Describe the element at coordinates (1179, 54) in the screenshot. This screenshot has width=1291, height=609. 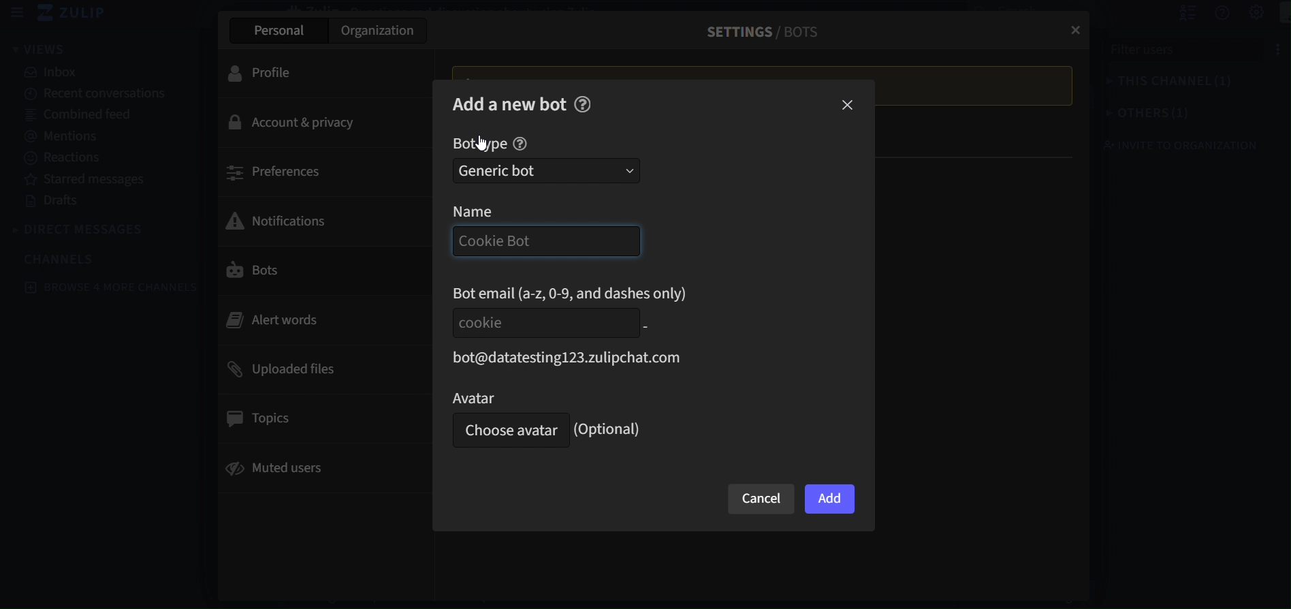
I see `filter users` at that location.